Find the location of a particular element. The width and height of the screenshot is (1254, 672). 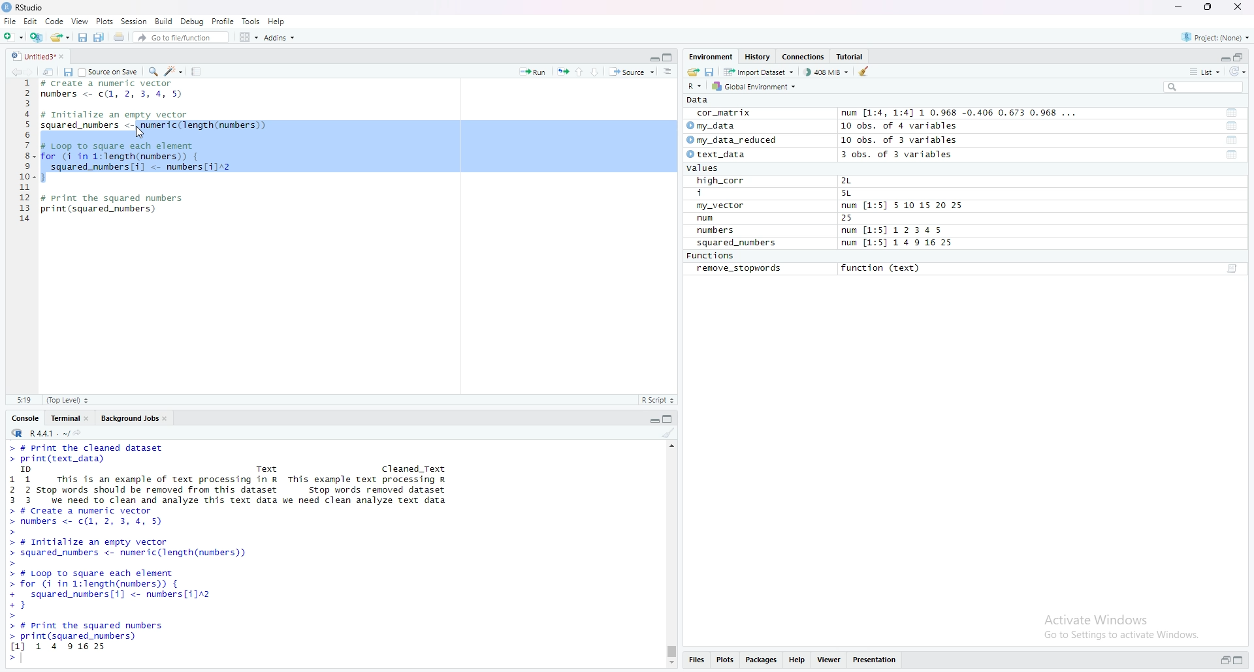

values is located at coordinates (707, 169).